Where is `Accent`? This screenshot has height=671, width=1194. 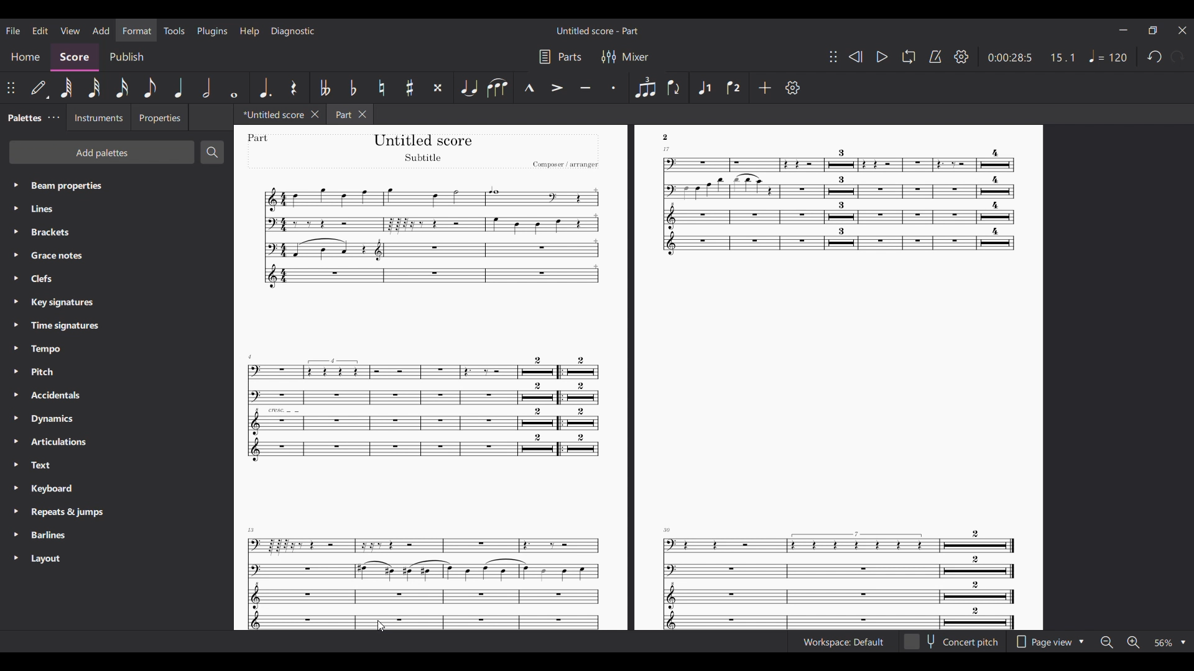
Accent is located at coordinates (556, 88).